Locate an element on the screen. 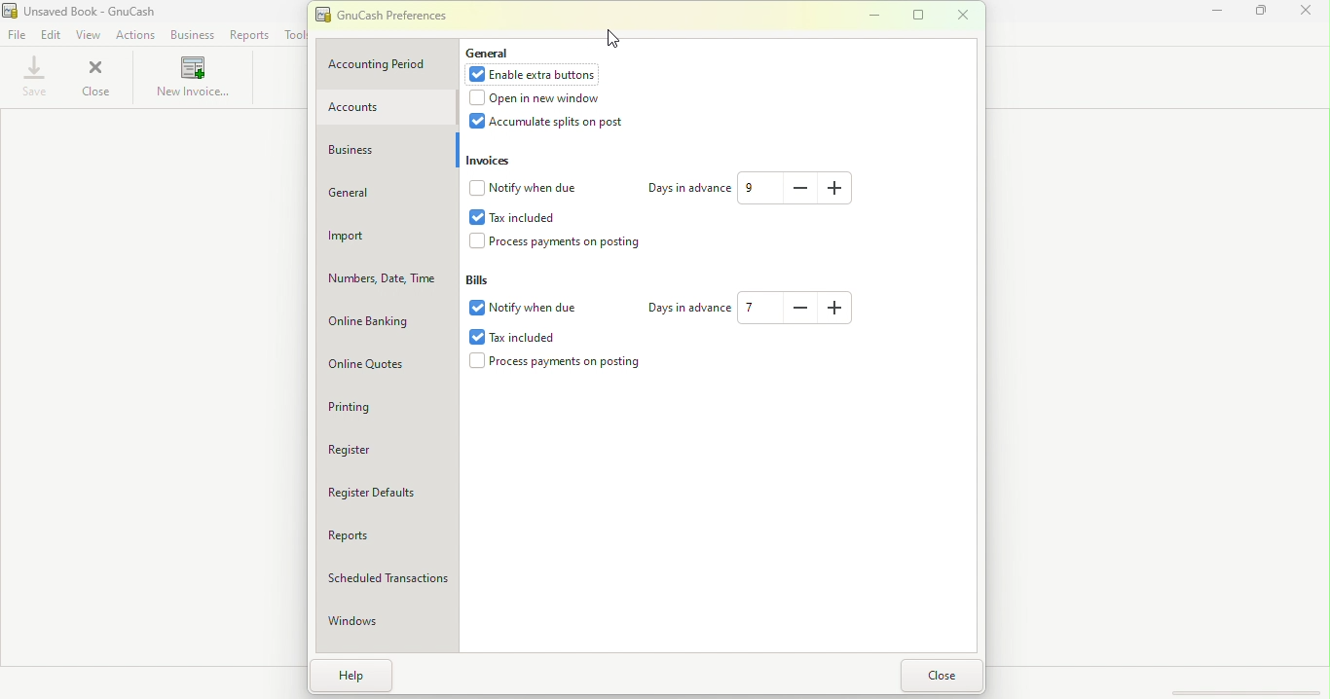 The image size is (1330, 699). File is located at coordinates (18, 37).